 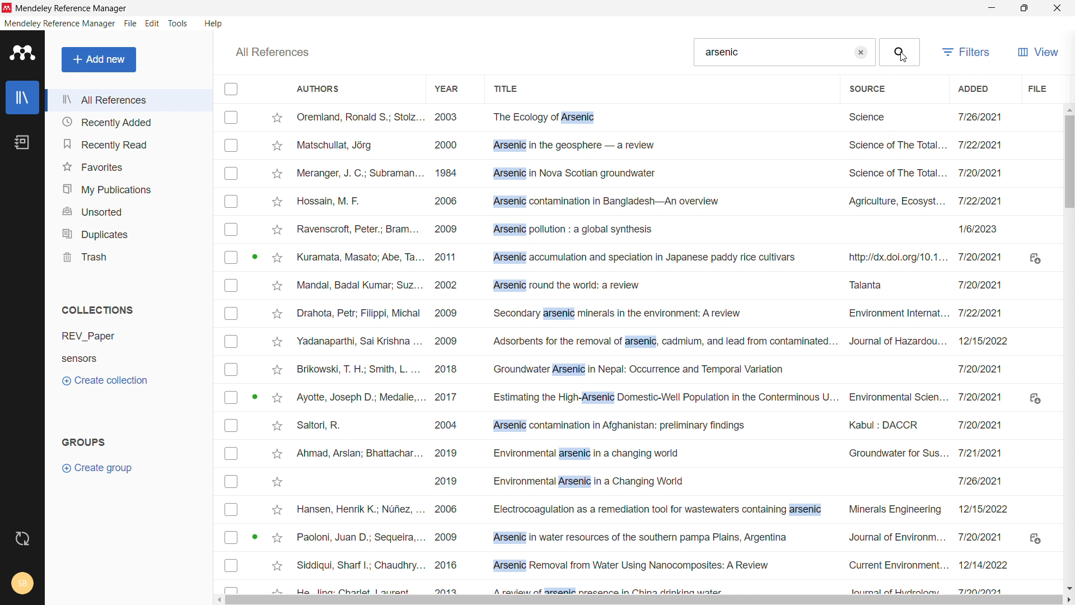 I want to click on Add to favorites, so click(x=278, y=397).